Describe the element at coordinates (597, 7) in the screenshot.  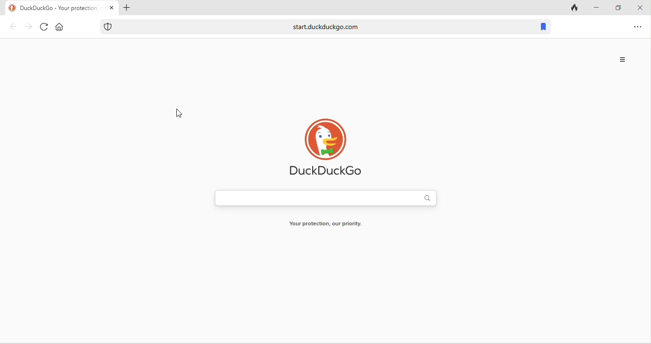
I see `minimize` at that location.